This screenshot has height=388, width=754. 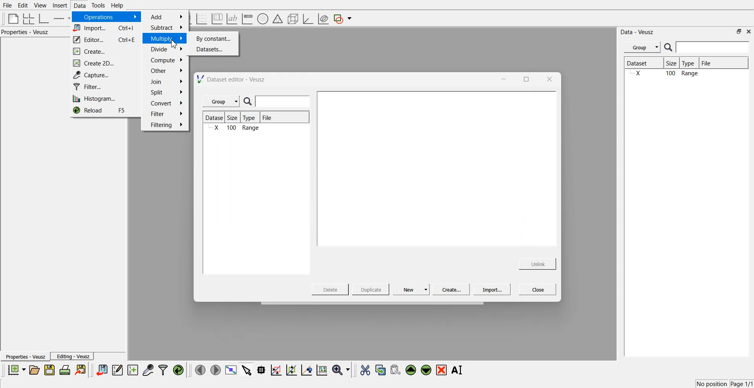 What do you see at coordinates (749, 31) in the screenshot?
I see `close` at bounding box center [749, 31].